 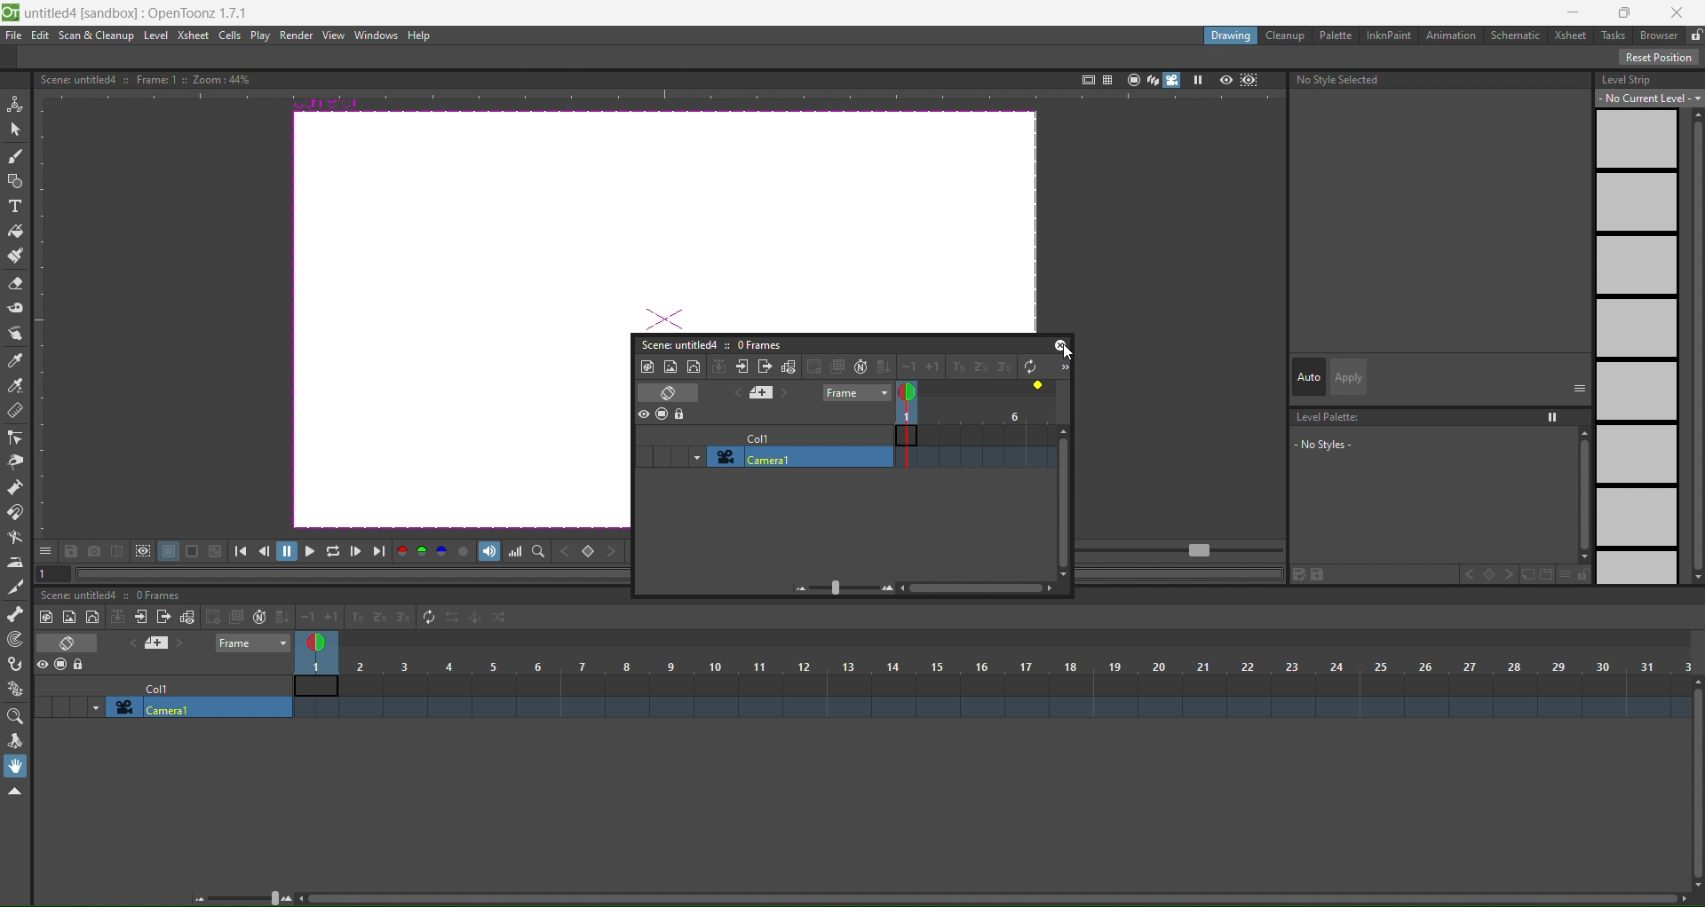 What do you see at coordinates (975, 429) in the screenshot?
I see `frame` at bounding box center [975, 429].